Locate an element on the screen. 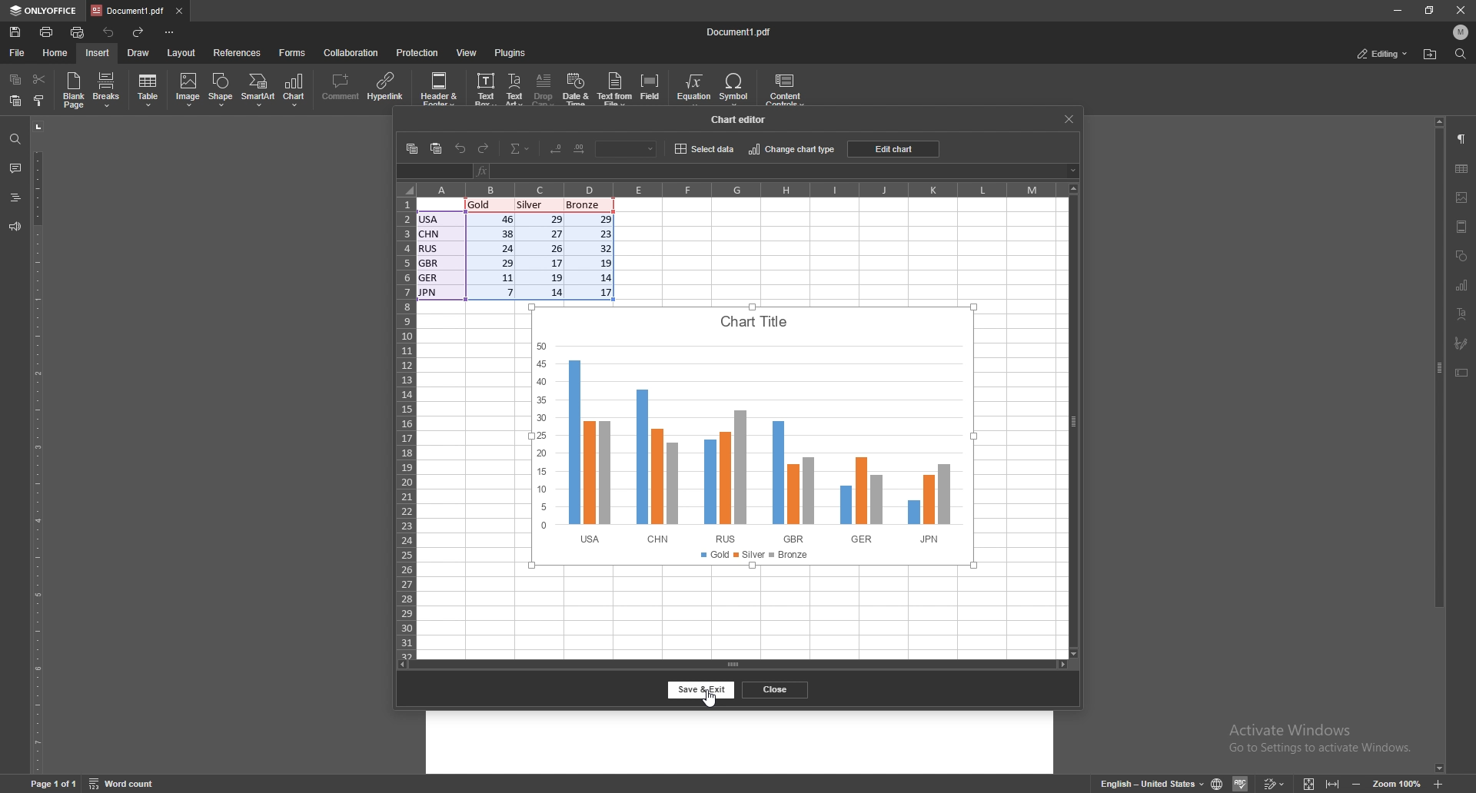  copy is located at coordinates (412, 148).